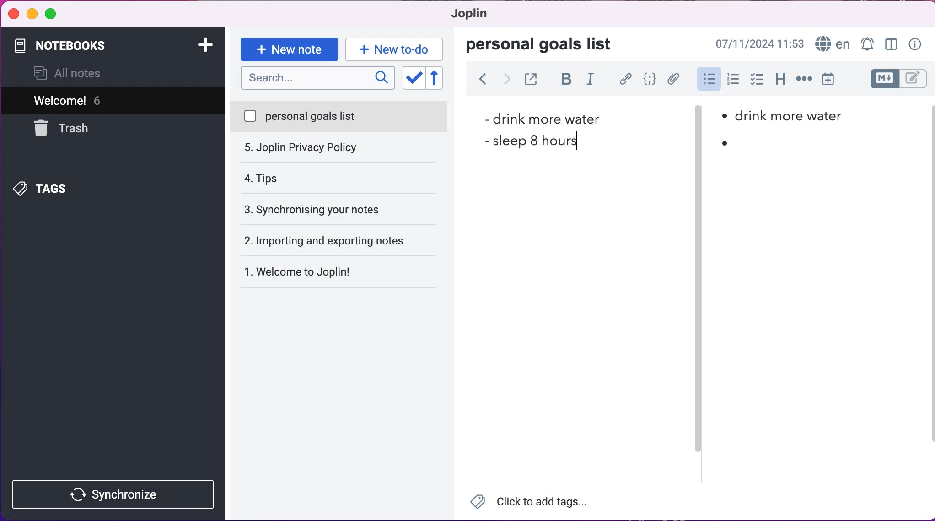  I want to click on attach file, so click(672, 79).